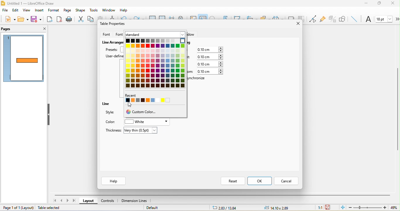  I want to click on presets, so click(112, 50).